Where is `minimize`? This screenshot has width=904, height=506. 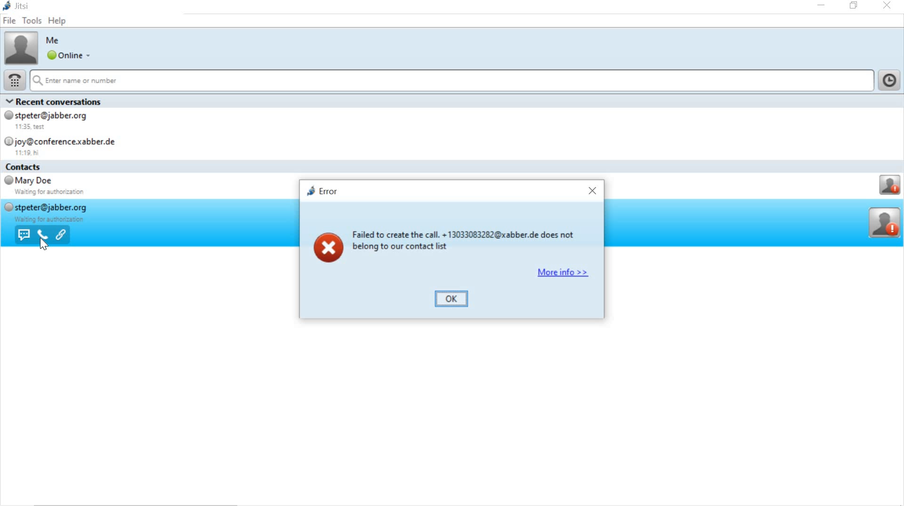
minimize is located at coordinates (820, 7).